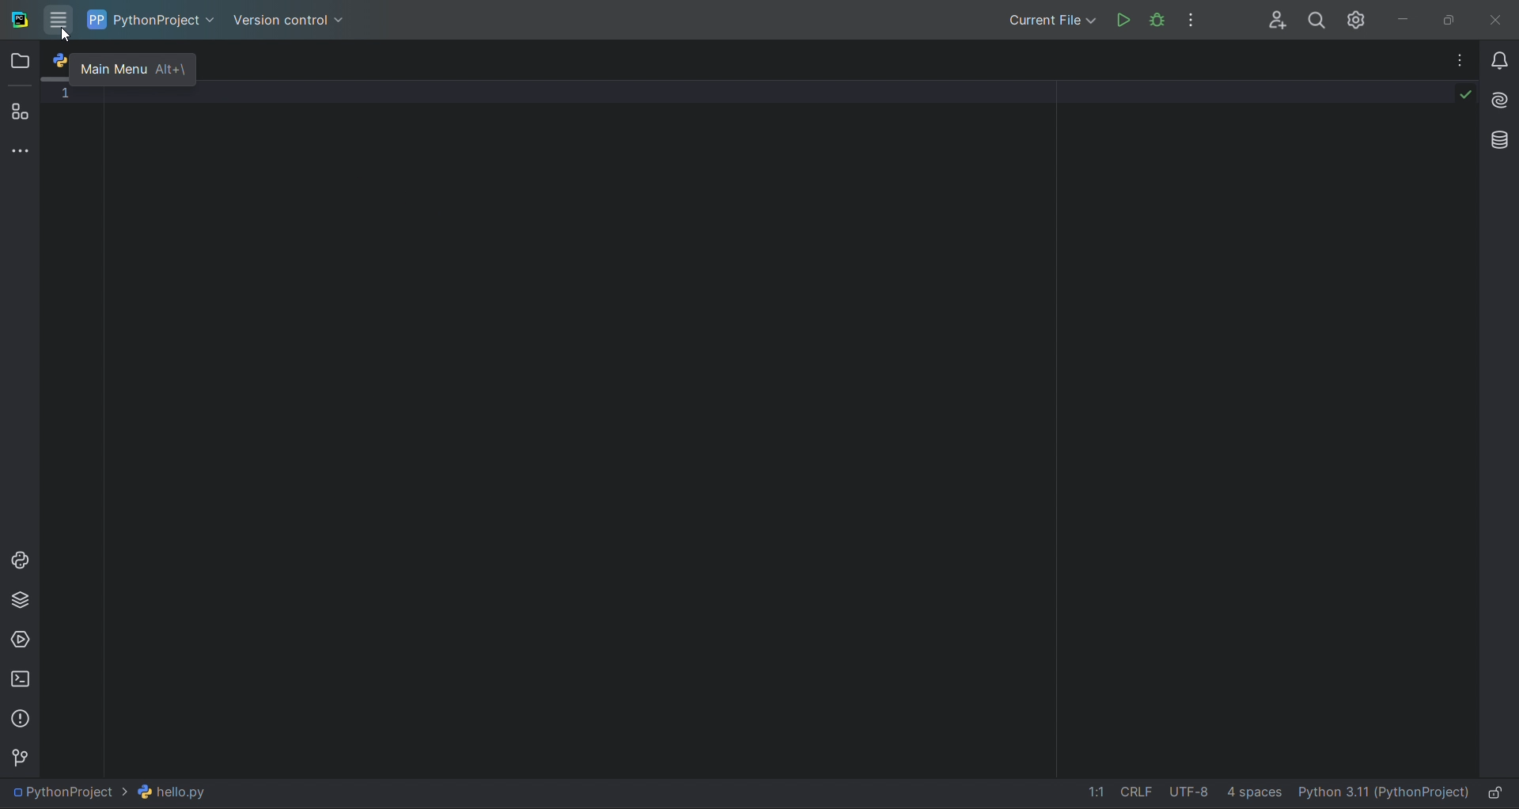 The image size is (1519, 809). What do you see at coordinates (1122, 18) in the screenshot?
I see `run` at bounding box center [1122, 18].